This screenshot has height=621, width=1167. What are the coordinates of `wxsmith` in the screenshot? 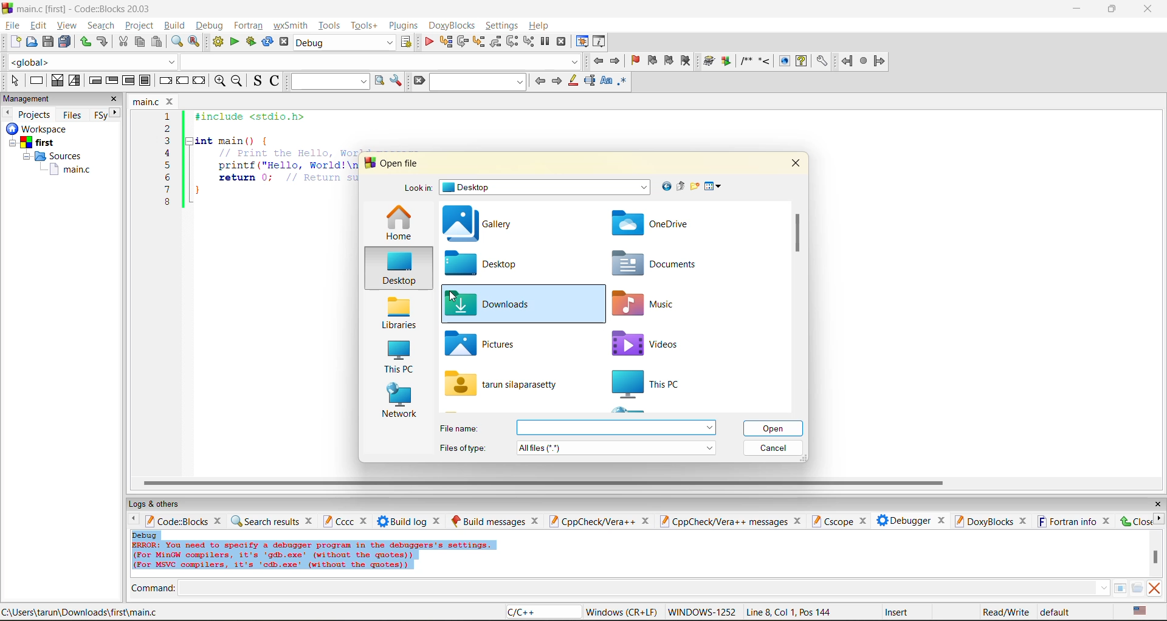 It's located at (291, 26).